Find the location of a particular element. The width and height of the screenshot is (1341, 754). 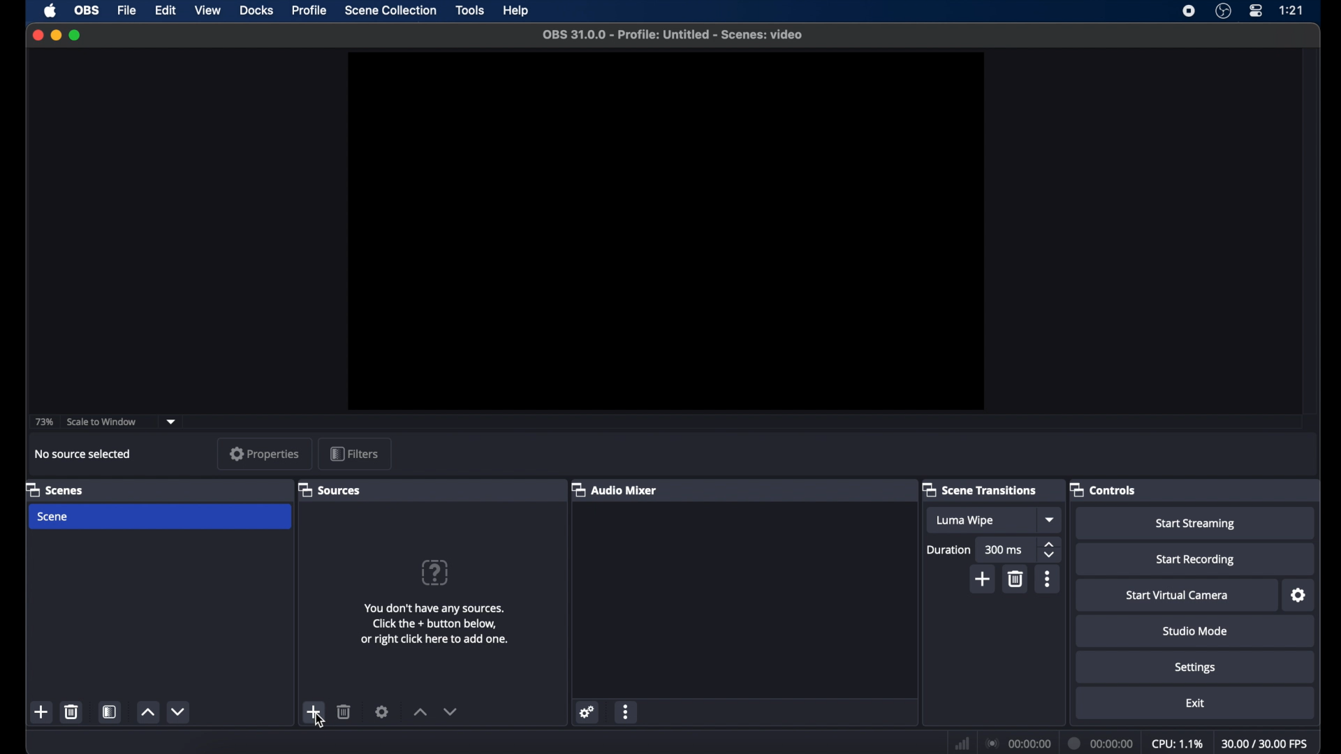

duration is located at coordinates (1101, 743).